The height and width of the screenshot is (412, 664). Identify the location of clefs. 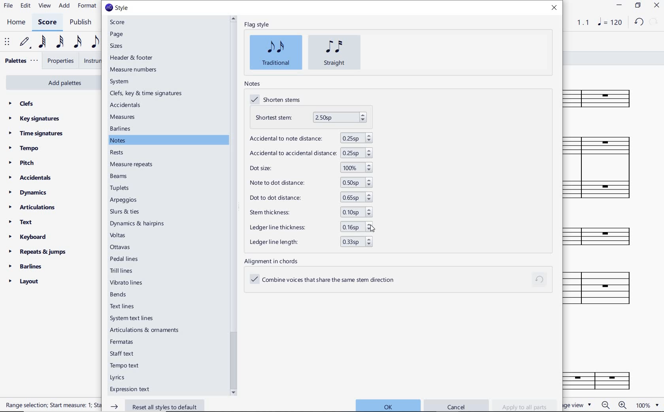
(21, 103).